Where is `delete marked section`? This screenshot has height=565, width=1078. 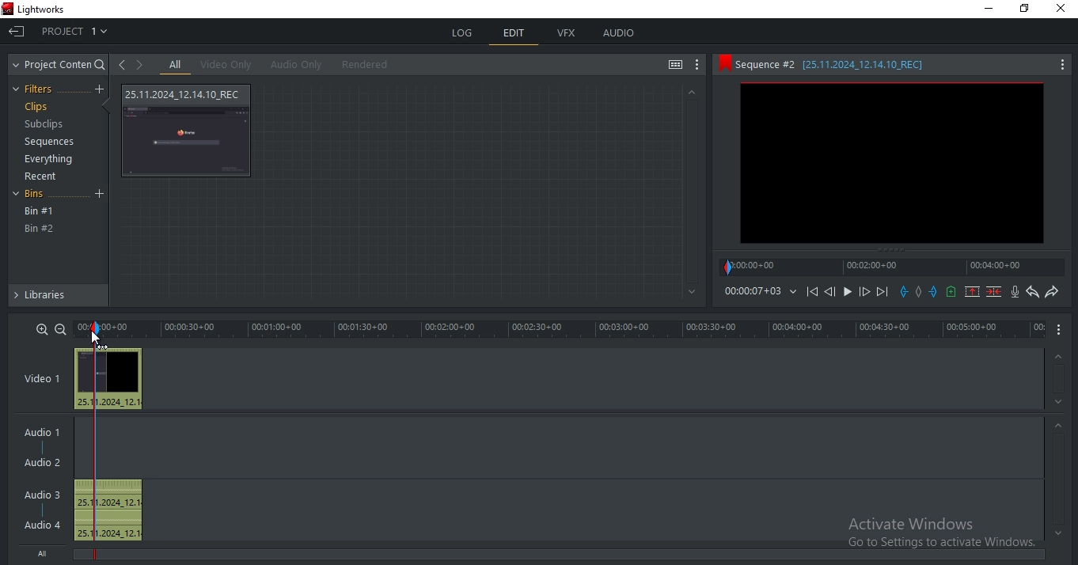 delete marked section is located at coordinates (994, 292).